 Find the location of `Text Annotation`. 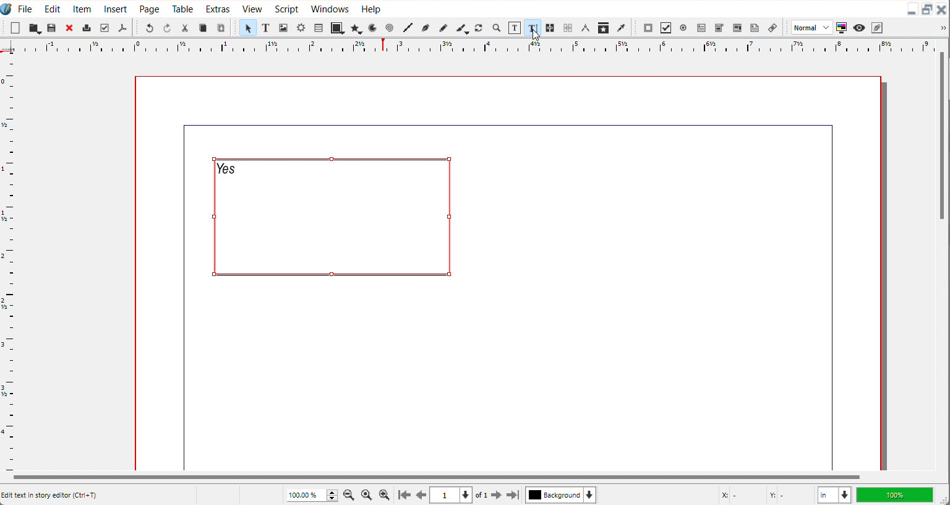

Text Annotation is located at coordinates (755, 28).